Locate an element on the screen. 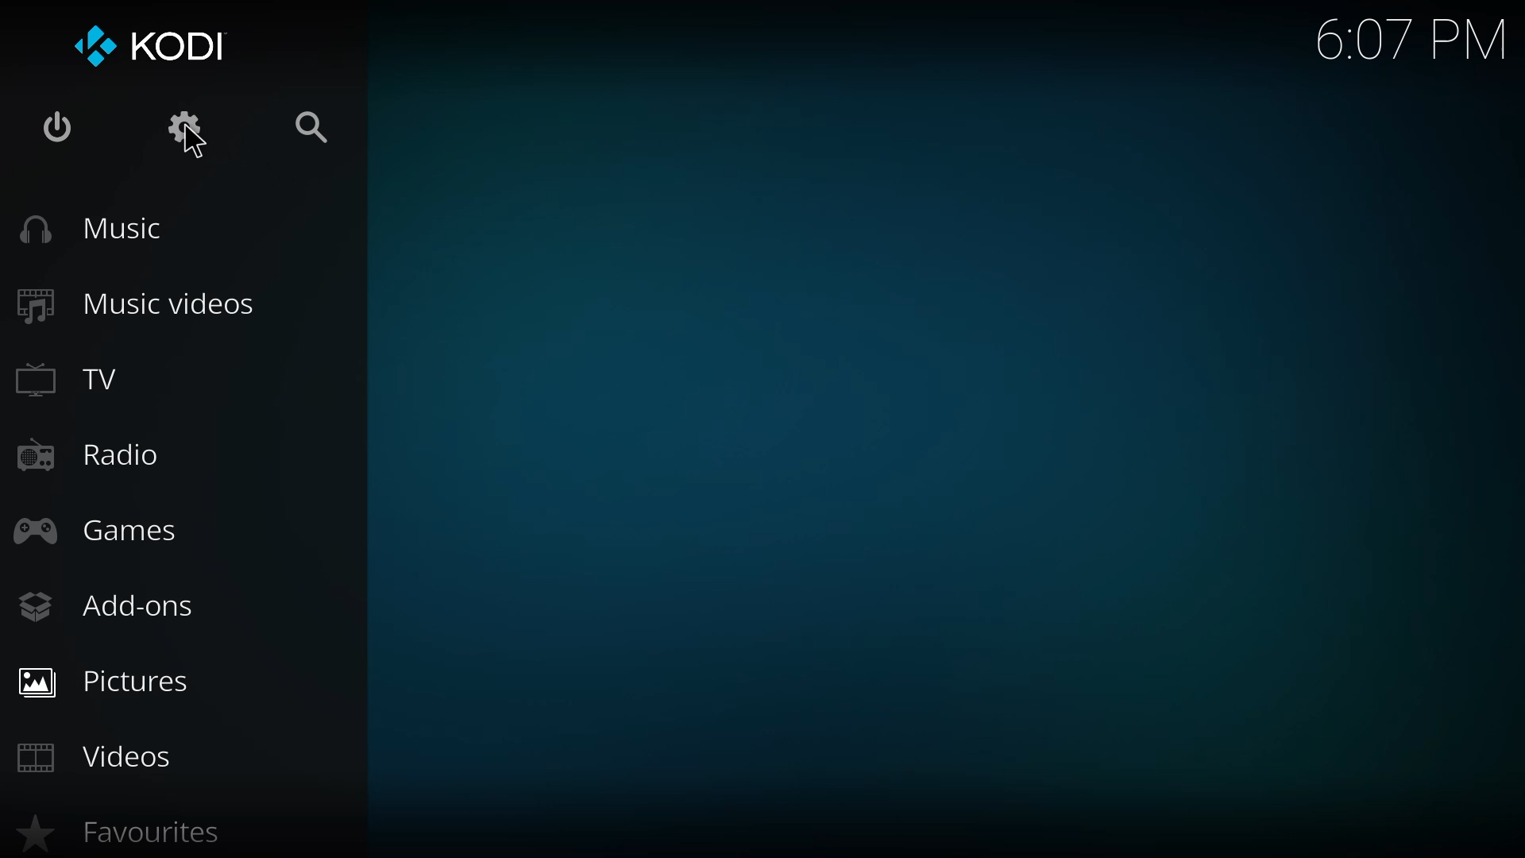 This screenshot has height=858, width=1525. power is located at coordinates (59, 127).